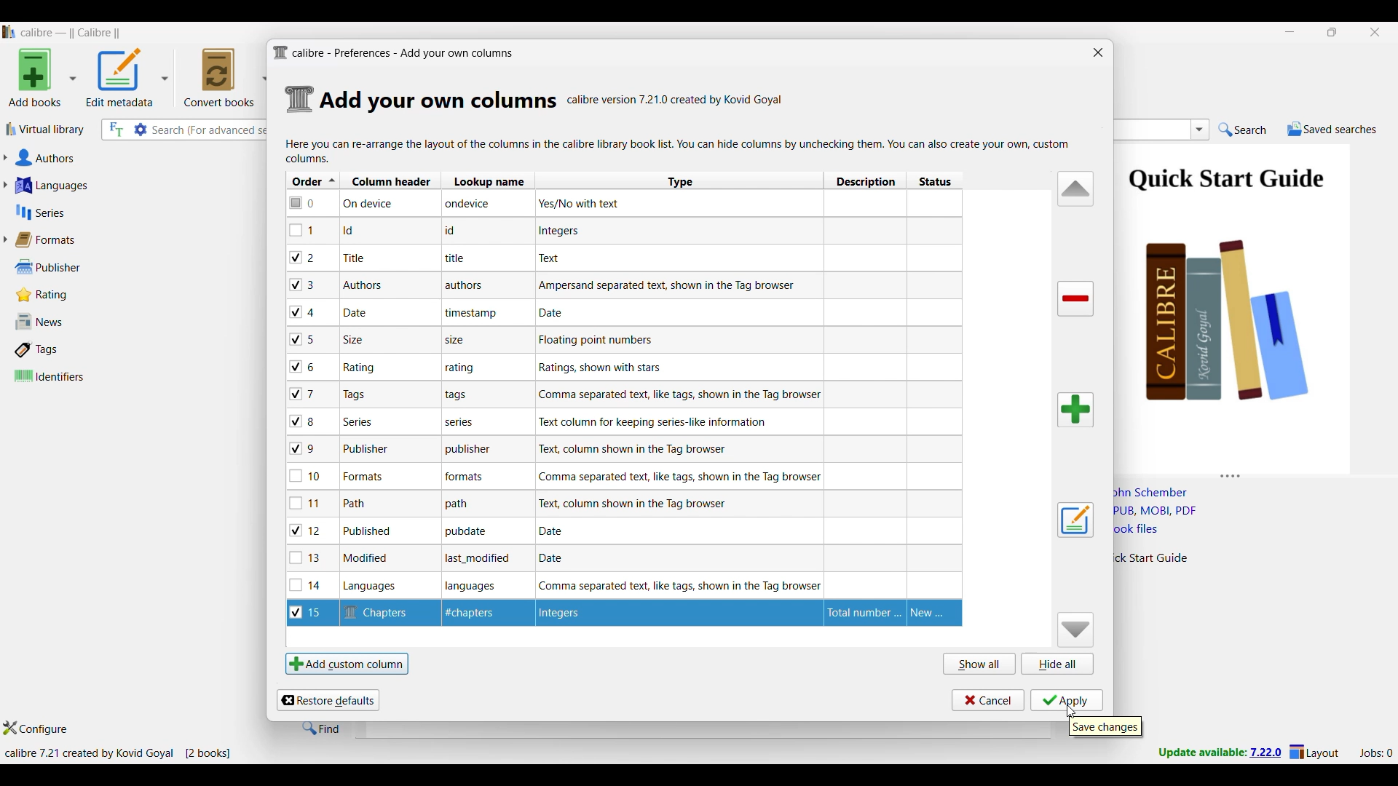 The height and width of the screenshot is (786, 1398). Describe the element at coordinates (676, 100) in the screenshot. I see `Software details` at that location.